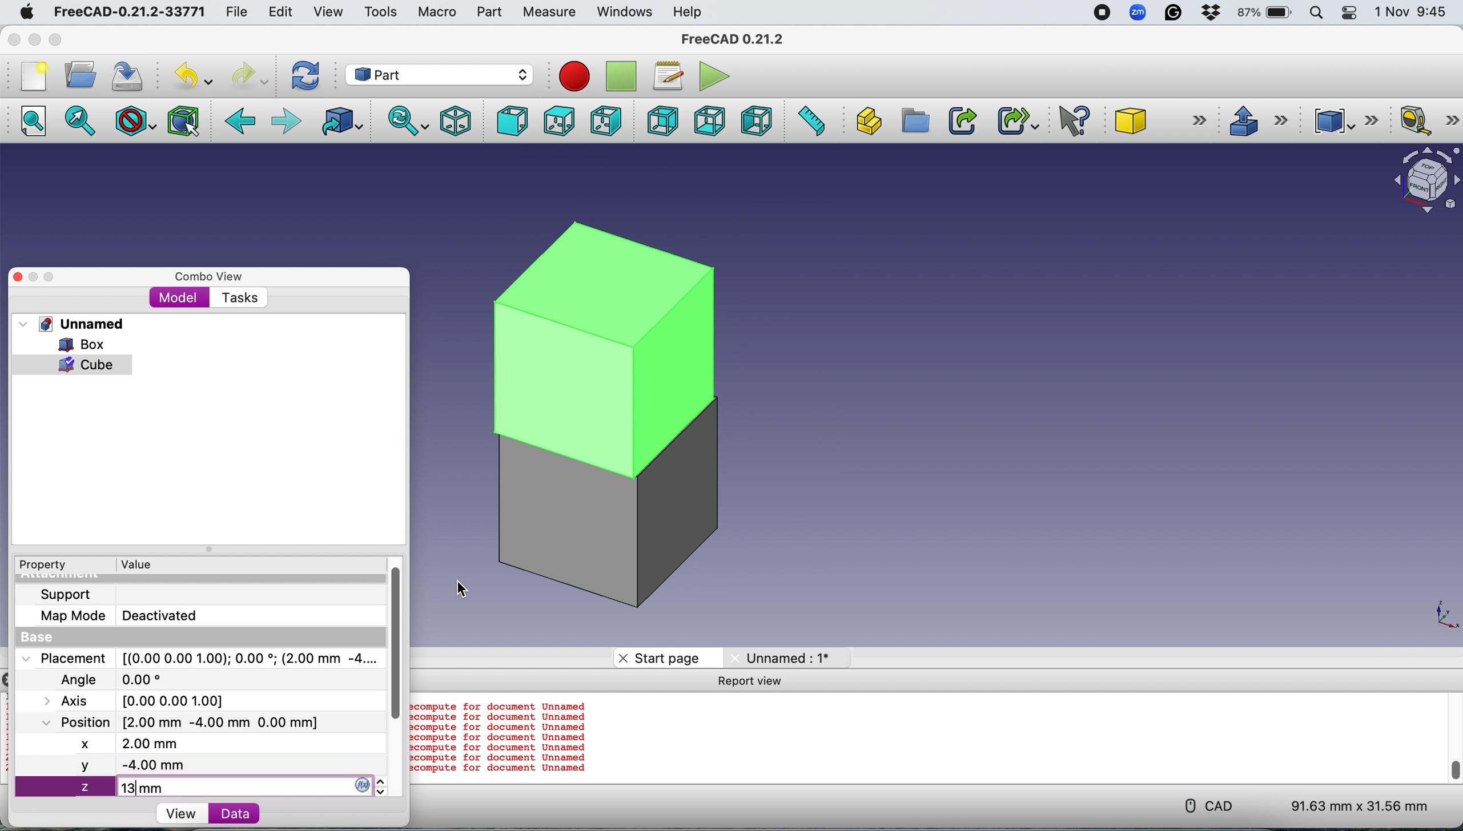 This screenshot has width=1463, height=831. I want to click on Tools, so click(380, 11).